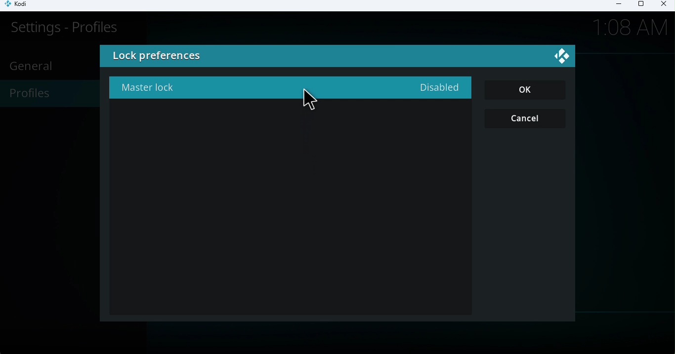  What do you see at coordinates (563, 58) in the screenshot?
I see `Close` at bounding box center [563, 58].